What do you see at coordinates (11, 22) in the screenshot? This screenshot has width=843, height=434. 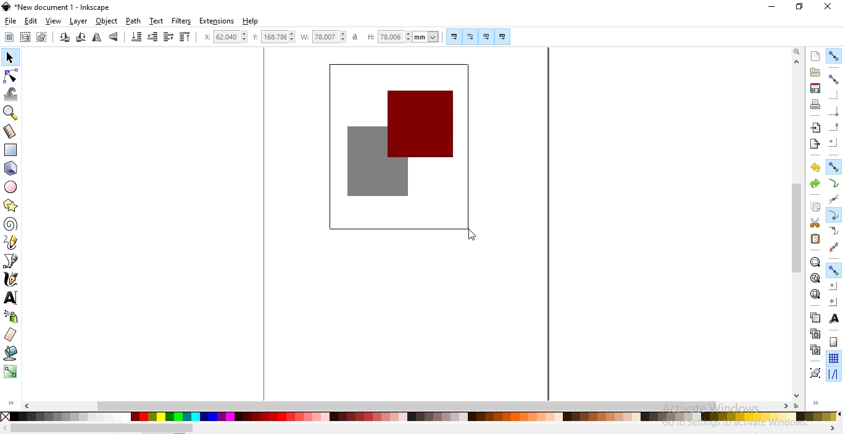 I see `file` at bounding box center [11, 22].